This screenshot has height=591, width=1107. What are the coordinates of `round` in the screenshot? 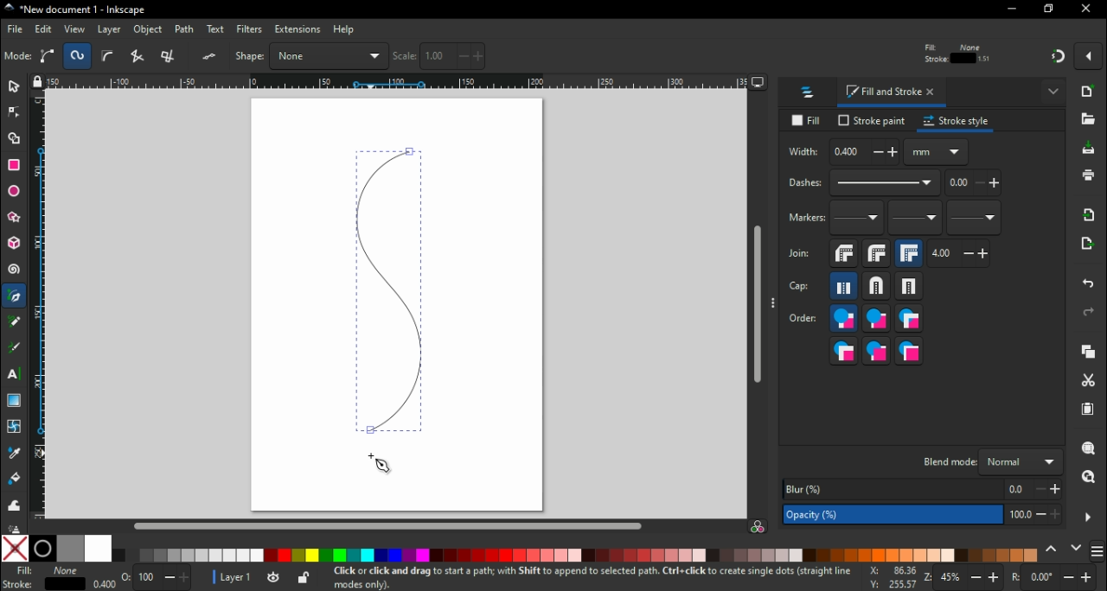 It's located at (873, 289).